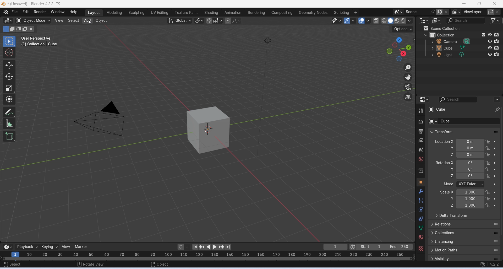 The height and width of the screenshot is (269, 503). What do you see at coordinates (465, 258) in the screenshot?
I see `visibility` at bounding box center [465, 258].